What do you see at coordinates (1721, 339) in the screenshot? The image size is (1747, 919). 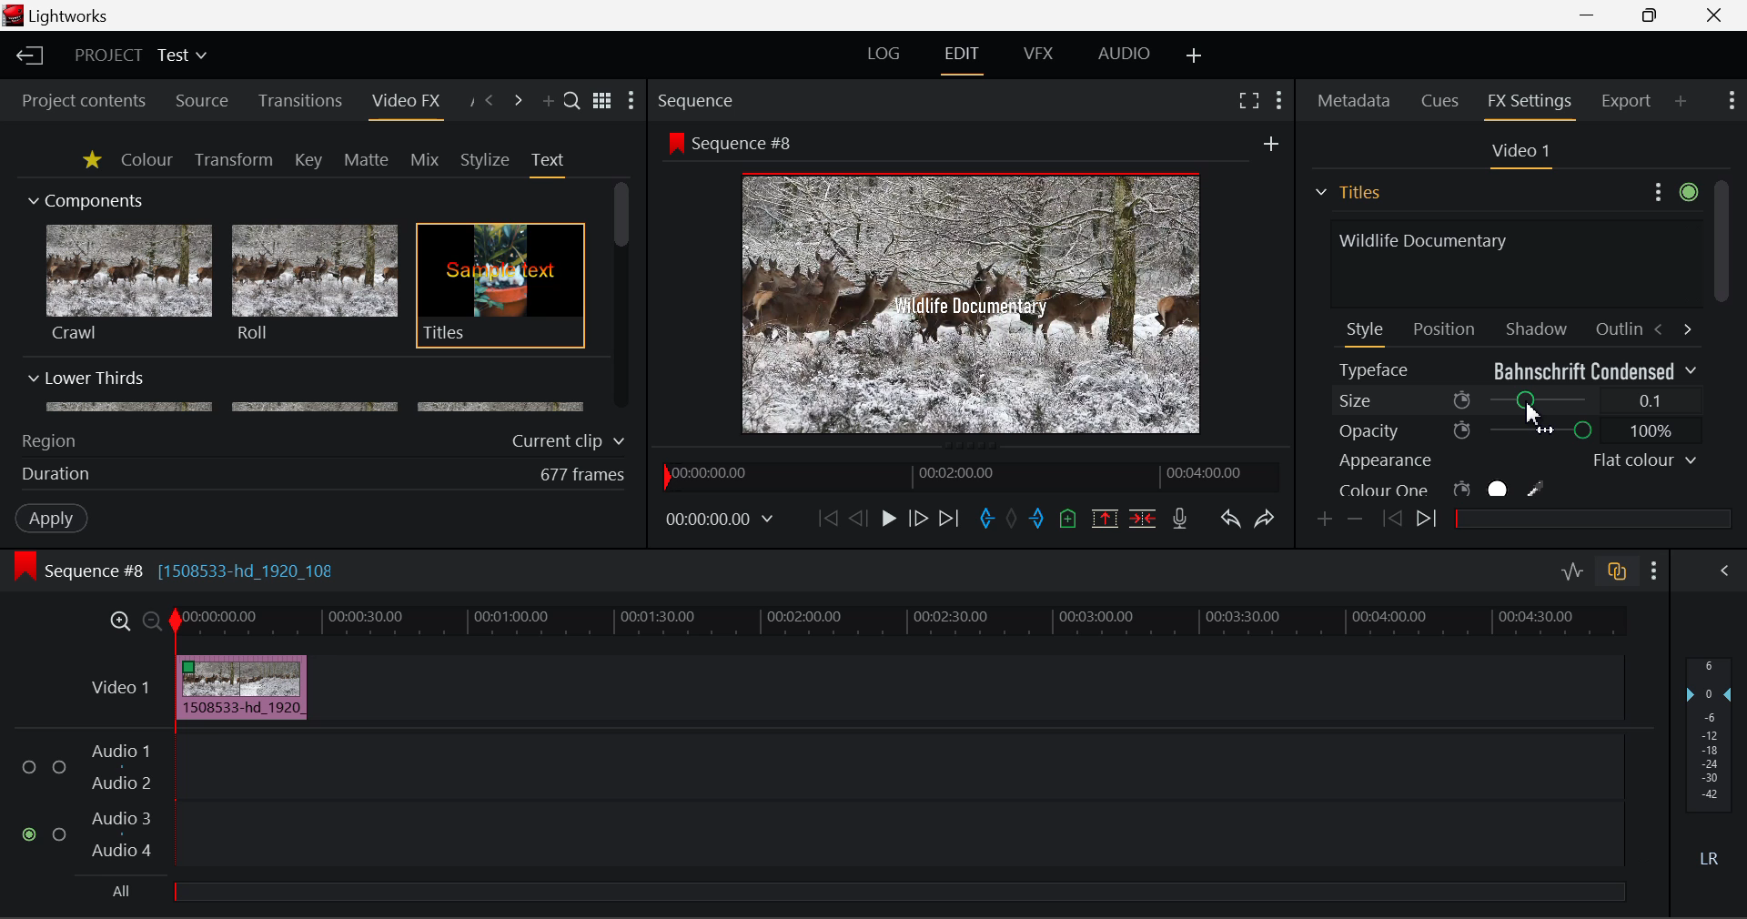 I see `Scroll Bar` at bounding box center [1721, 339].